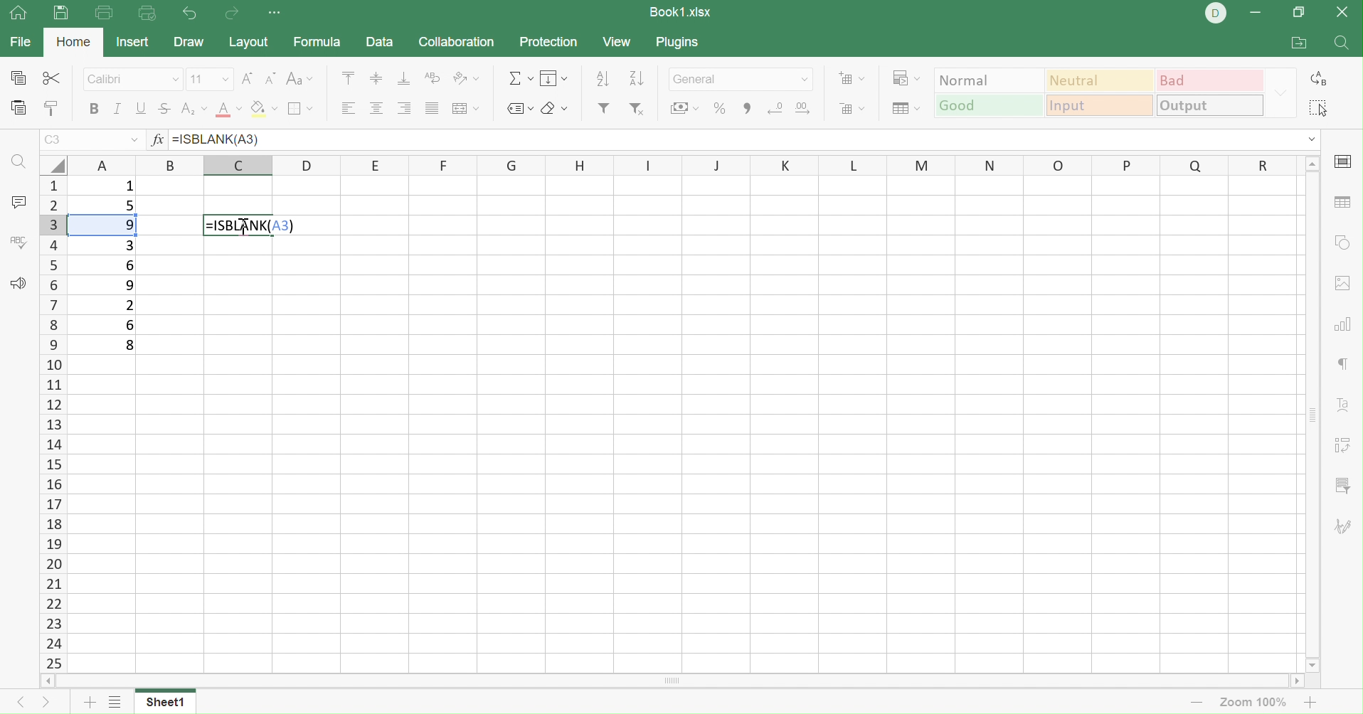 The image size is (1363, 714). I want to click on 9, so click(129, 286).